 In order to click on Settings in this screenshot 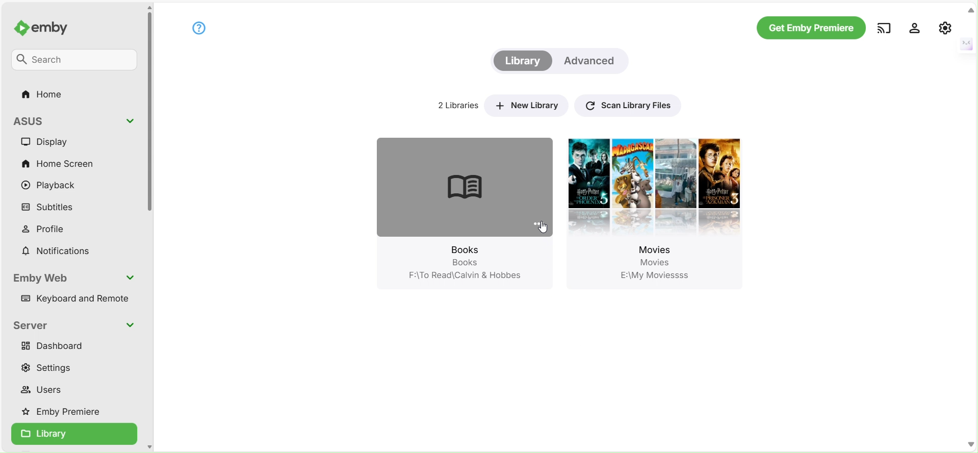, I will do `click(53, 367)`.